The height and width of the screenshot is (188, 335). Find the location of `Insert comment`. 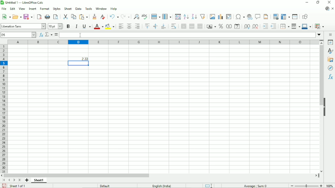

Insert comment is located at coordinates (258, 16).